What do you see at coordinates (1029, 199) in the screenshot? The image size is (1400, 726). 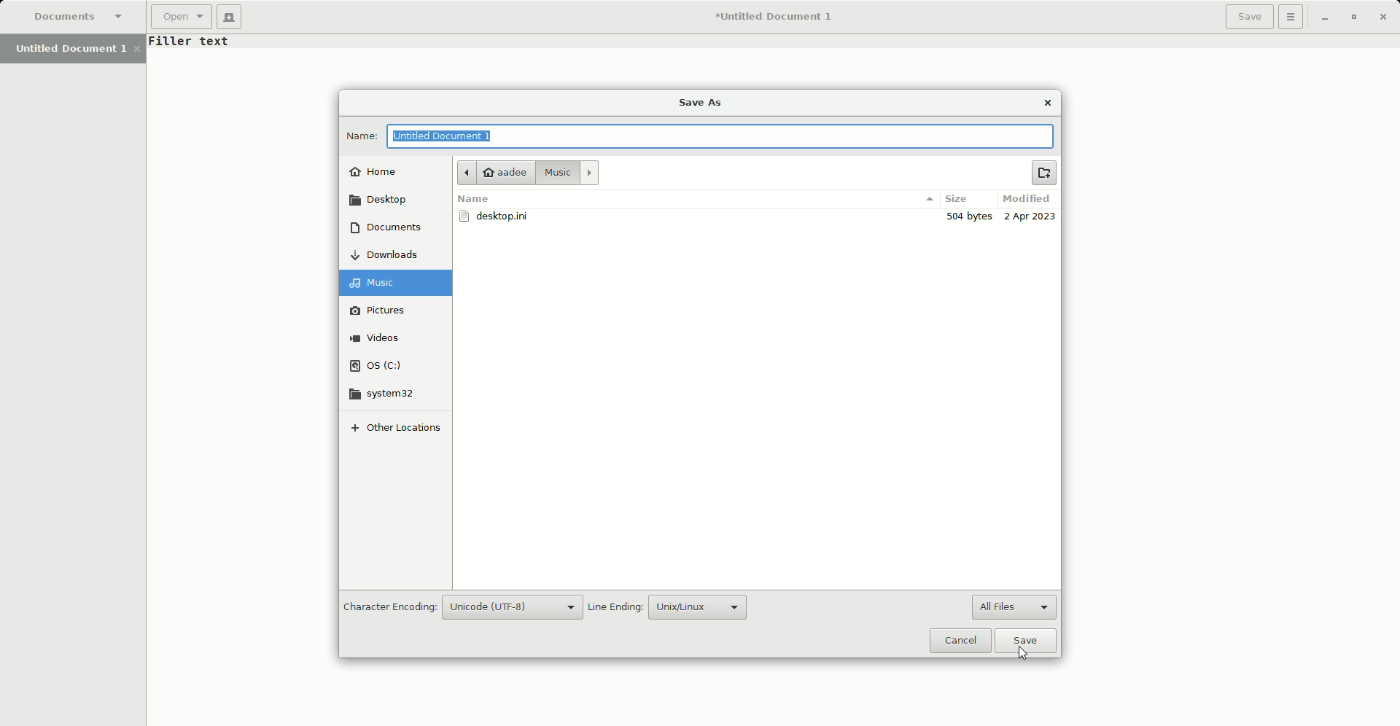 I see `Modified` at bounding box center [1029, 199].